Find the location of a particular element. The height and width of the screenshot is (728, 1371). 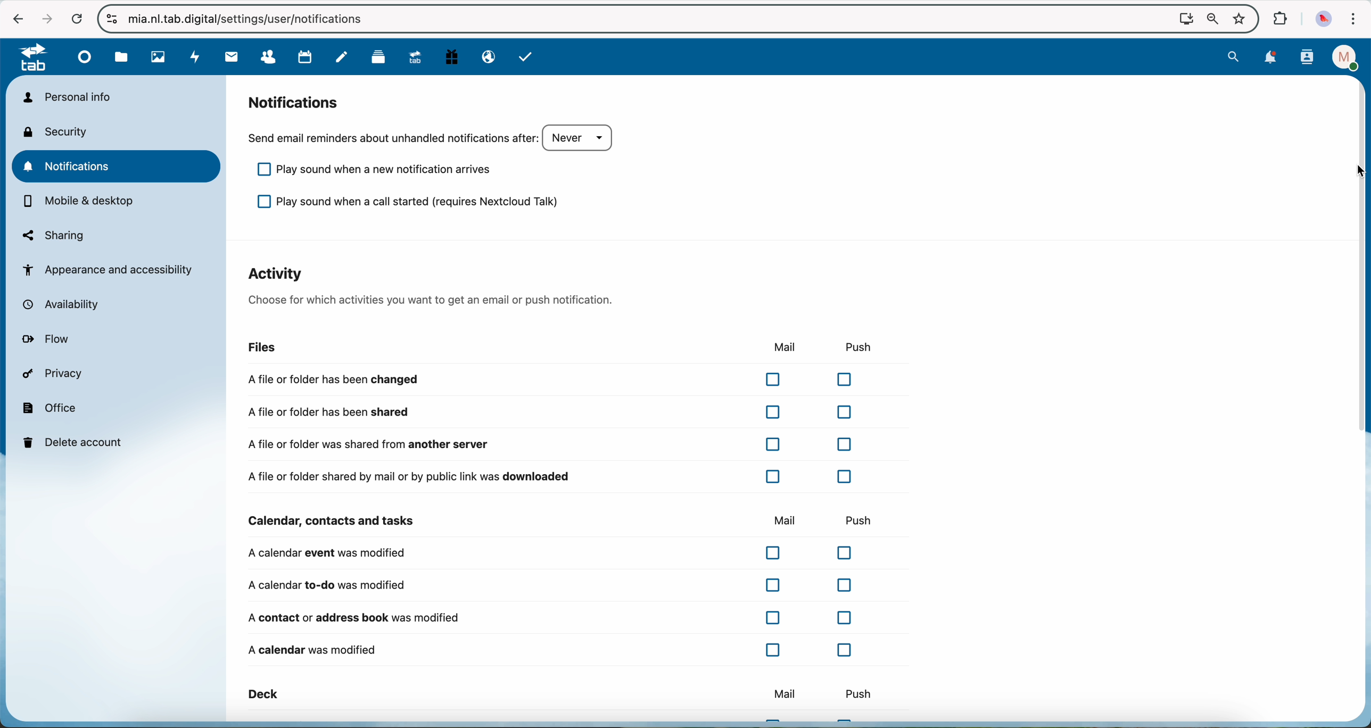

profile picture is located at coordinates (1324, 18).